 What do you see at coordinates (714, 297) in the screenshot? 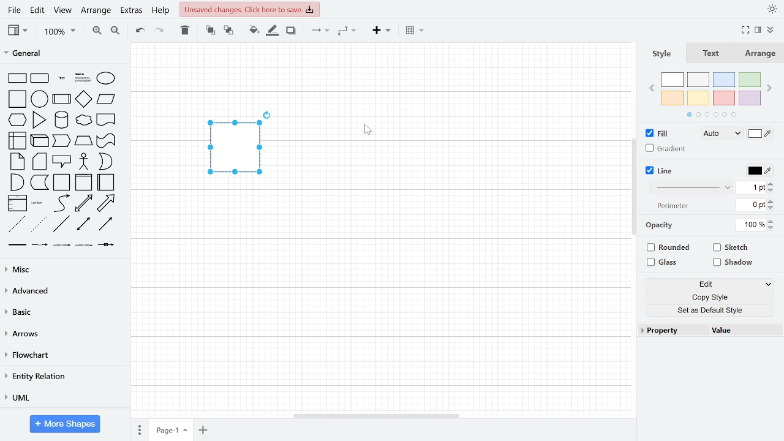
I see `copy style` at bounding box center [714, 297].